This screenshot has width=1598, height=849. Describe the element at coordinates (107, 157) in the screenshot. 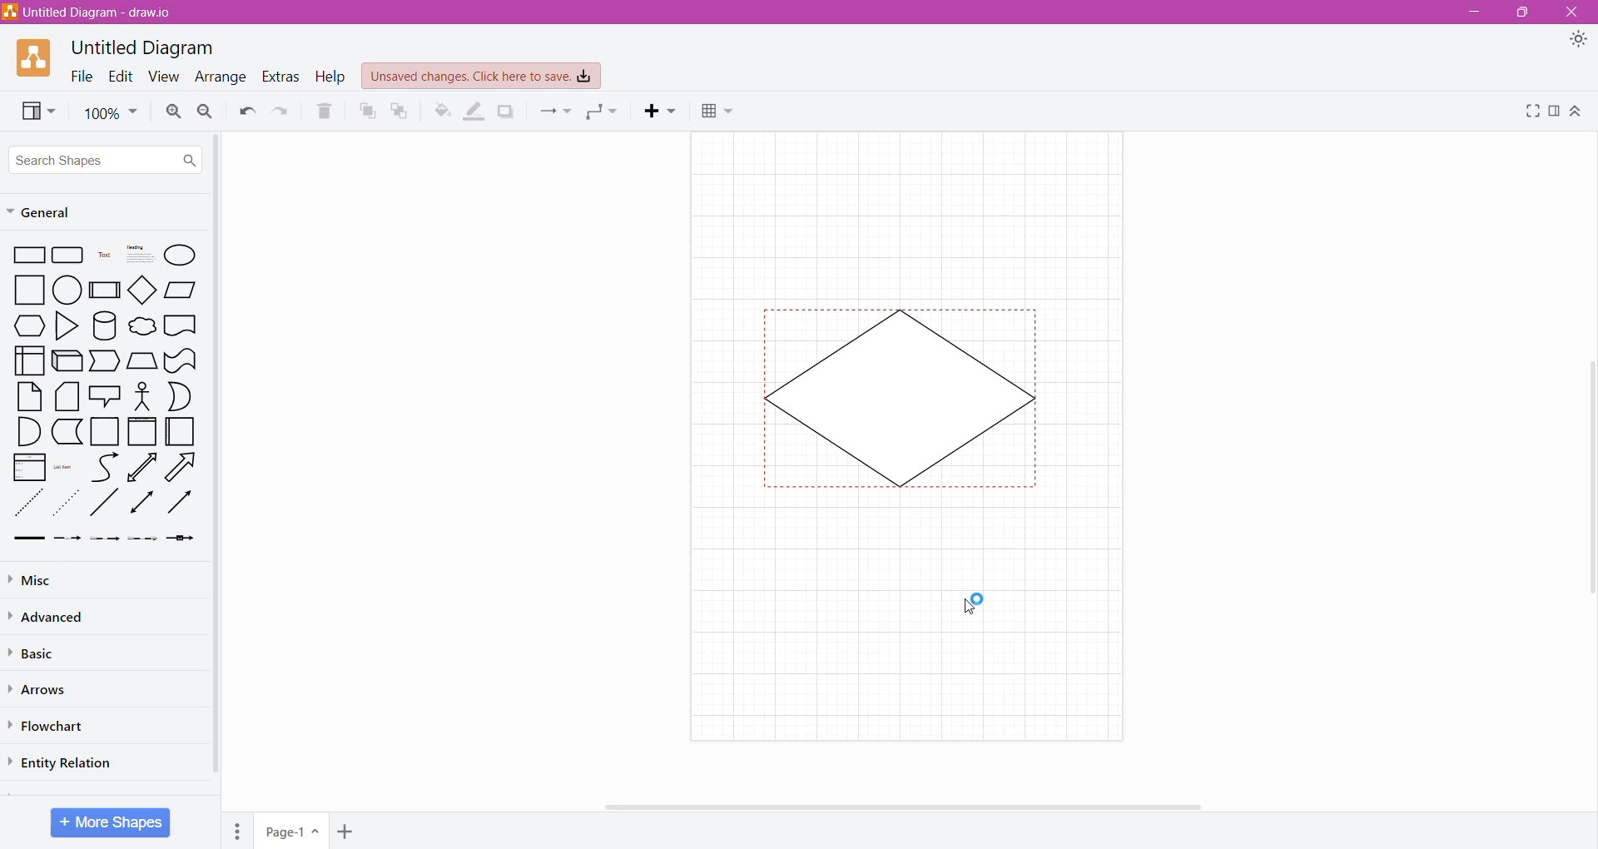

I see `Search Shapes` at that location.